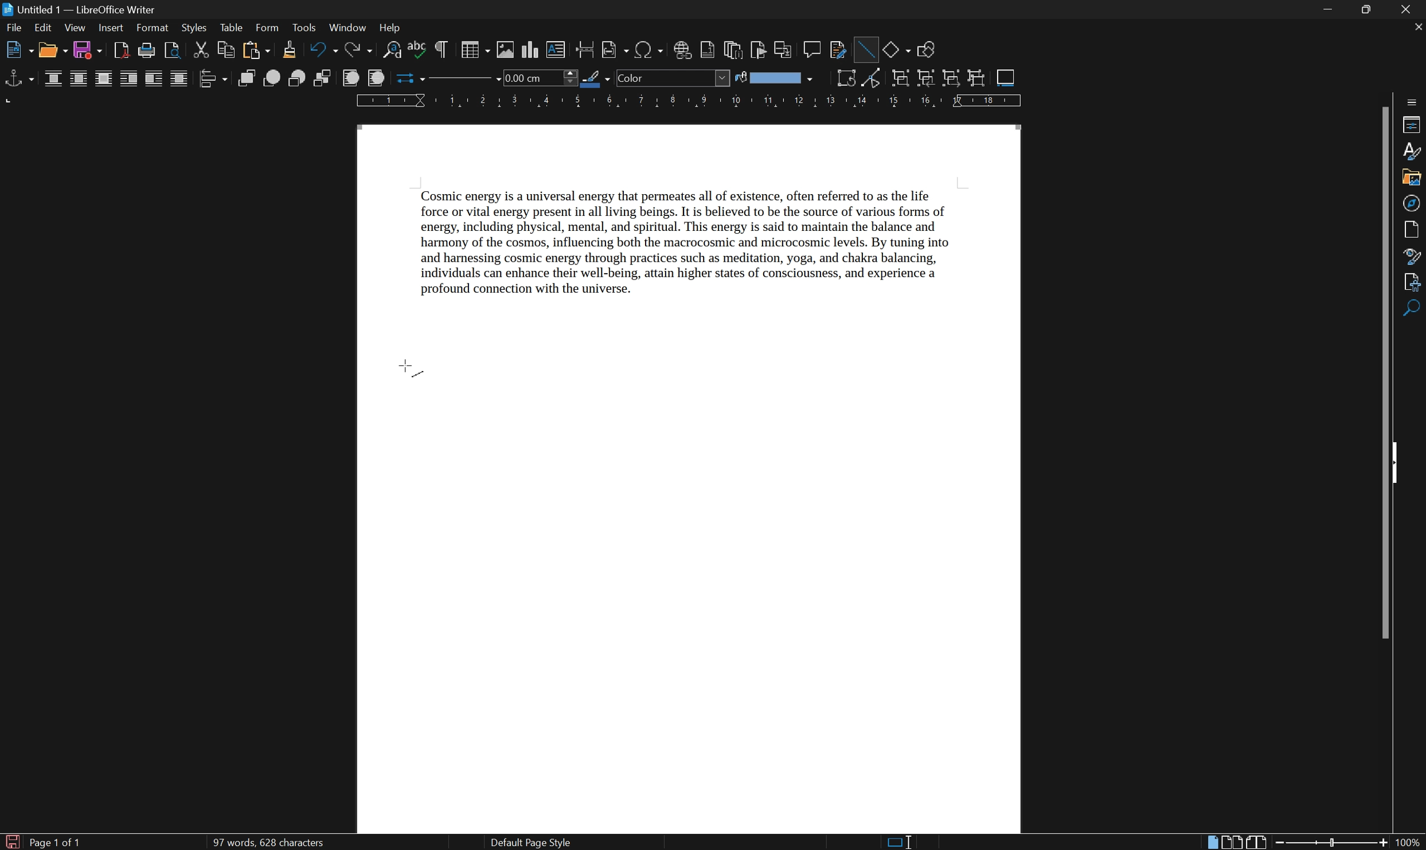  What do you see at coordinates (407, 78) in the screenshot?
I see `select start and end arrowheads lines` at bounding box center [407, 78].